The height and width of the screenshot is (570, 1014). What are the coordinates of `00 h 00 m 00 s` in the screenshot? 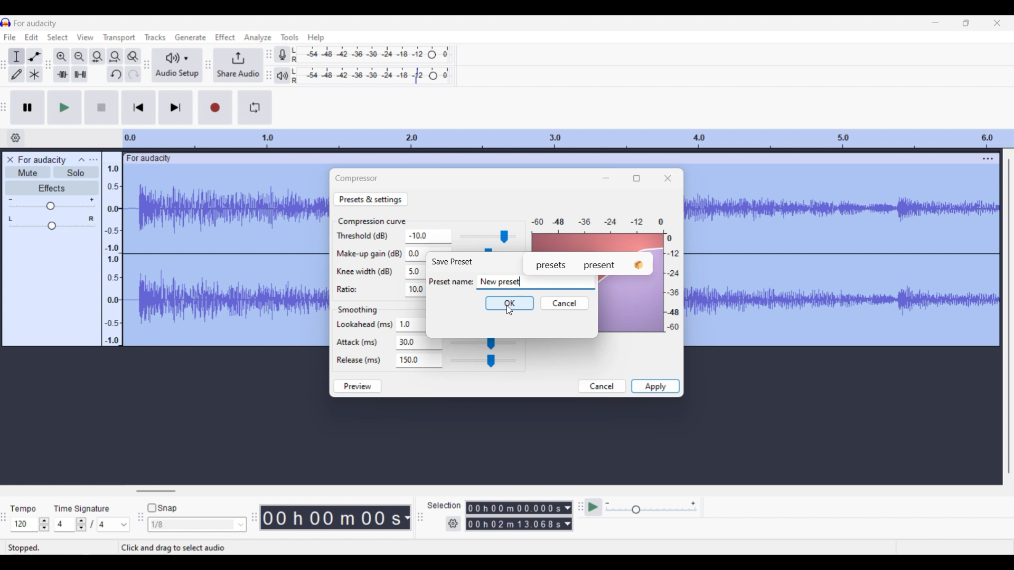 It's located at (331, 517).